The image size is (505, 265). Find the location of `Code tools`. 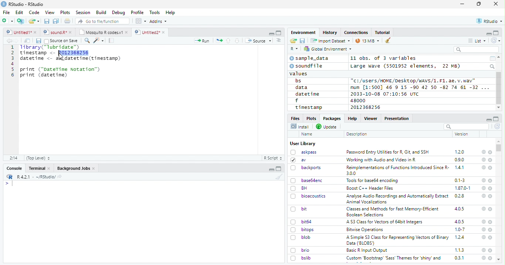

Code tools is located at coordinates (98, 40).